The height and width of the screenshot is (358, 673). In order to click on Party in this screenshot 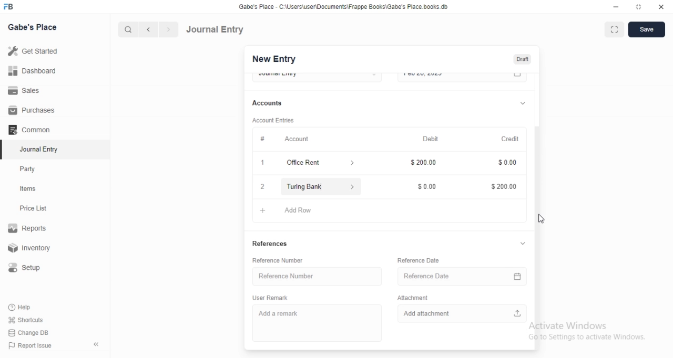, I will do `click(30, 169)`.